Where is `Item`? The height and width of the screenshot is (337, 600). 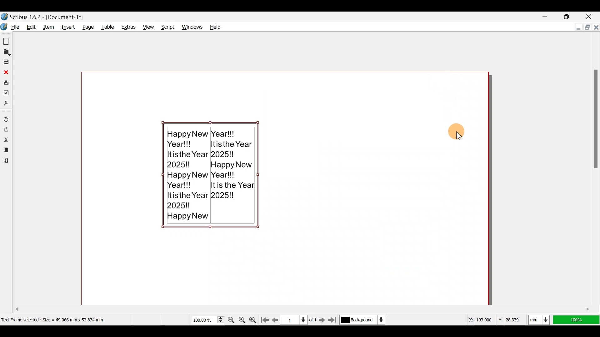 Item is located at coordinates (50, 27).